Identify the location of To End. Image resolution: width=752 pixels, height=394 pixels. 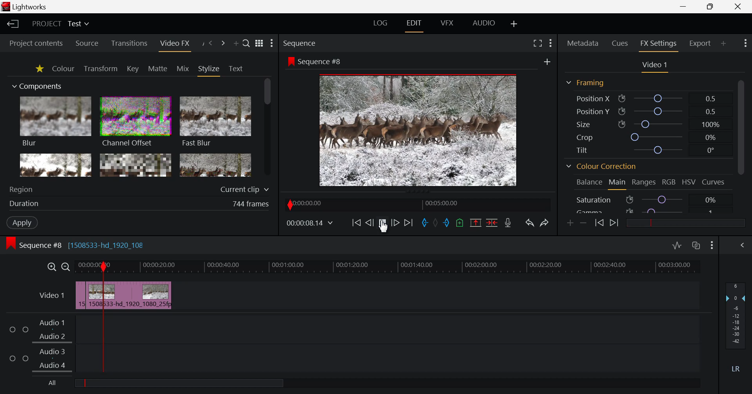
(409, 223).